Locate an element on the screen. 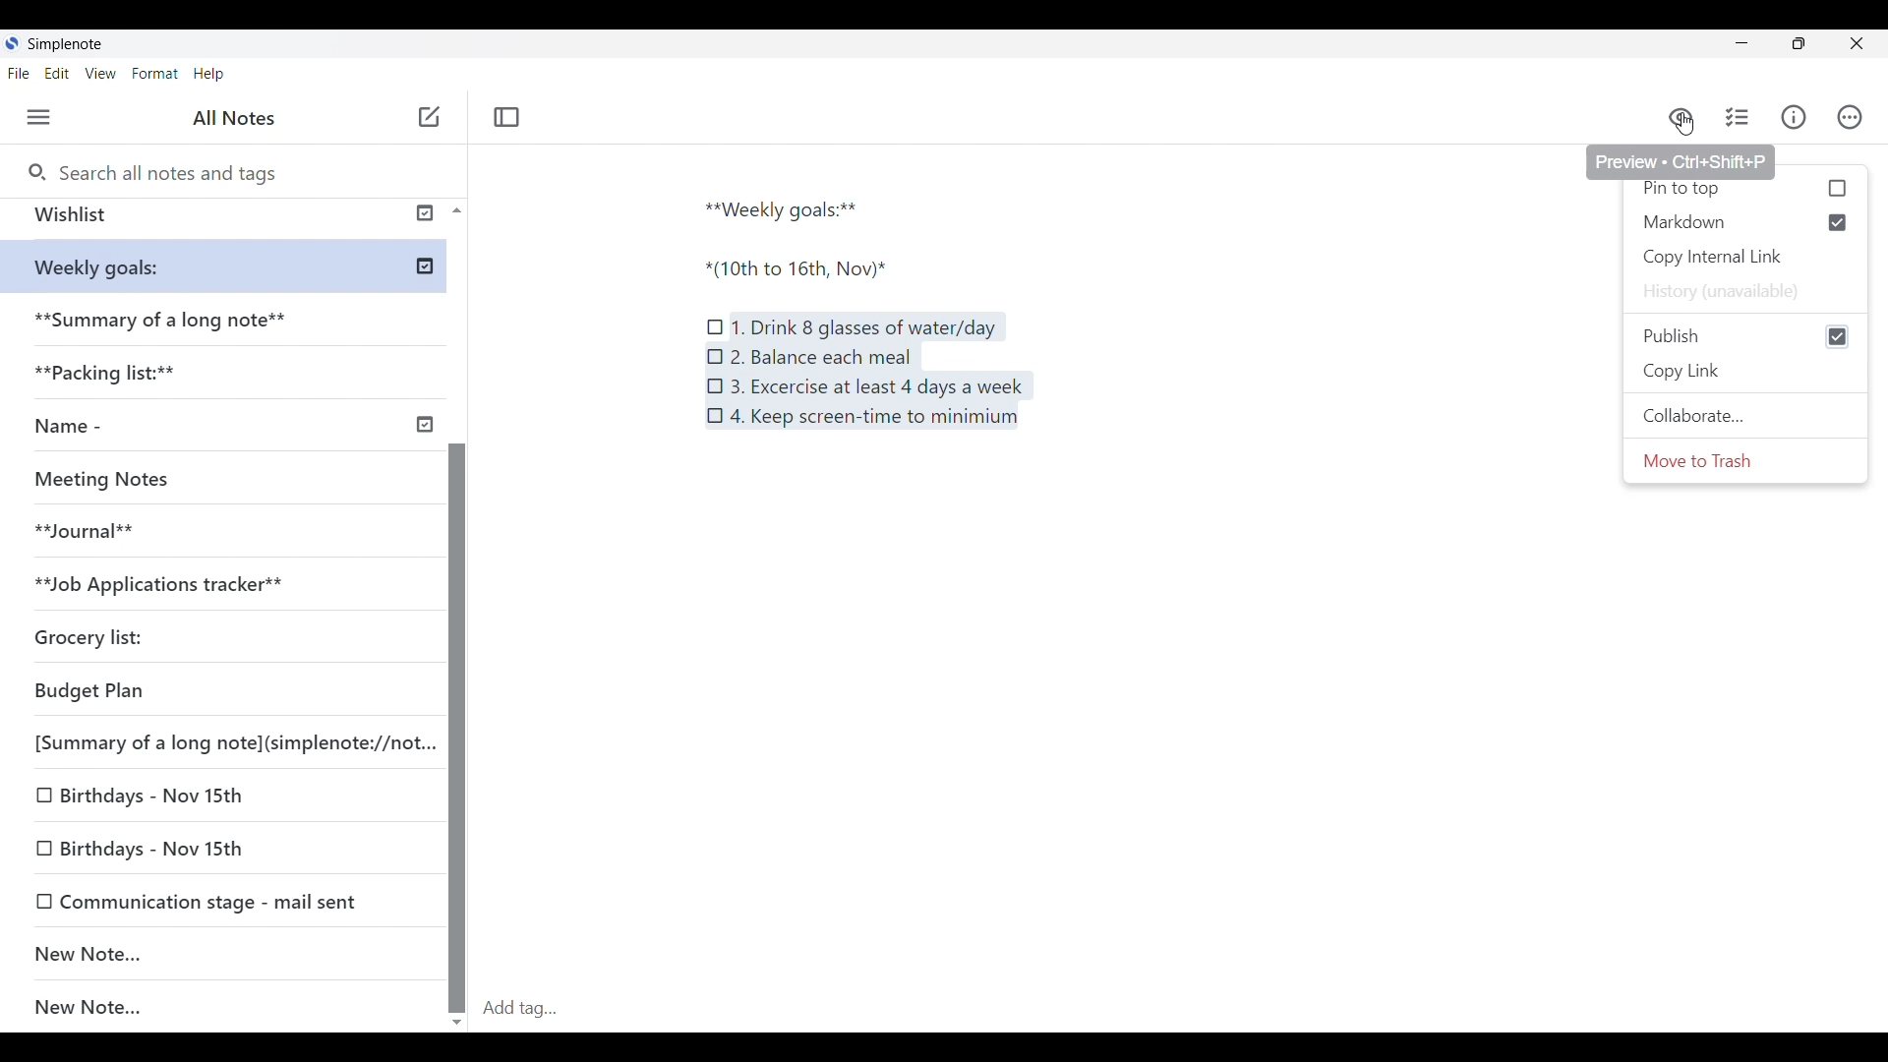 Image resolution: width=1888 pixels, height=1062 pixels. File is located at coordinates (23, 73).